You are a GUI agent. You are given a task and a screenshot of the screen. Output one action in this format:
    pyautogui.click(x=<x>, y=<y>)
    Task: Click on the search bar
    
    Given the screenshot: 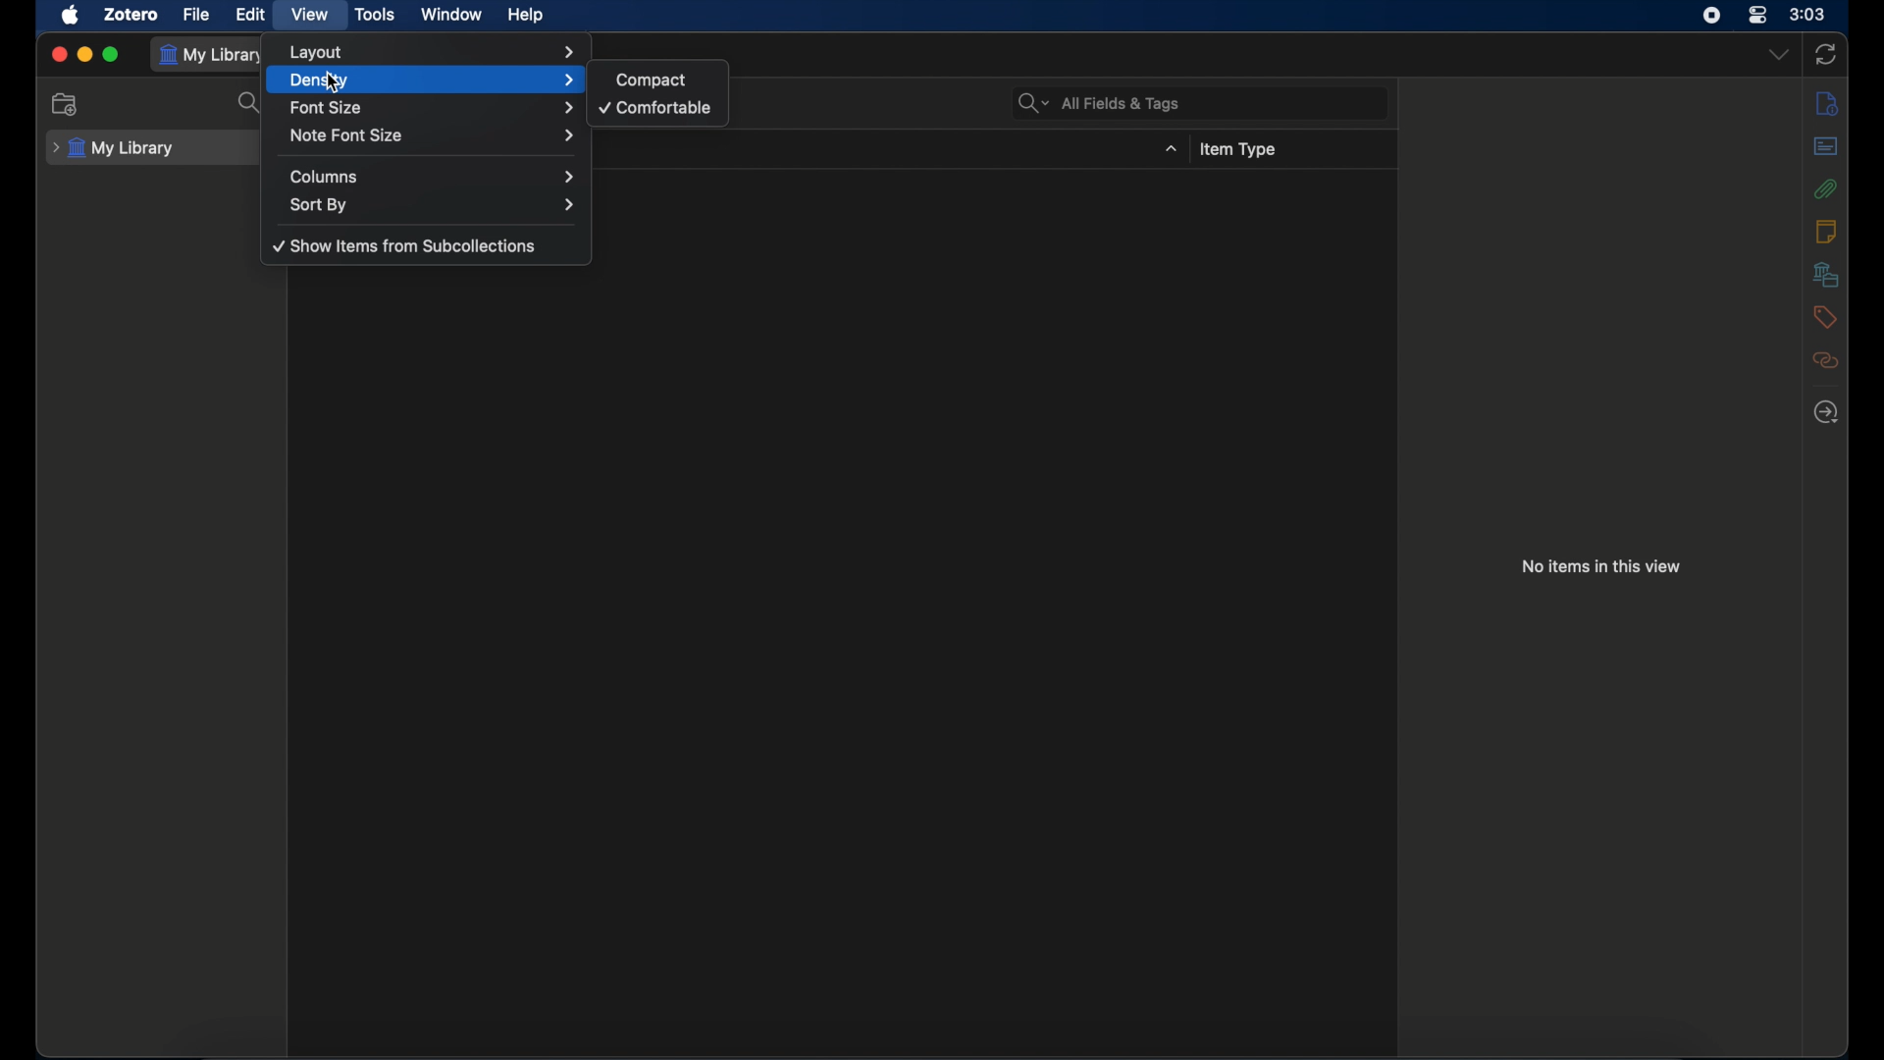 What is the action you would take?
    pyautogui.click(x=1099, y=104)
    